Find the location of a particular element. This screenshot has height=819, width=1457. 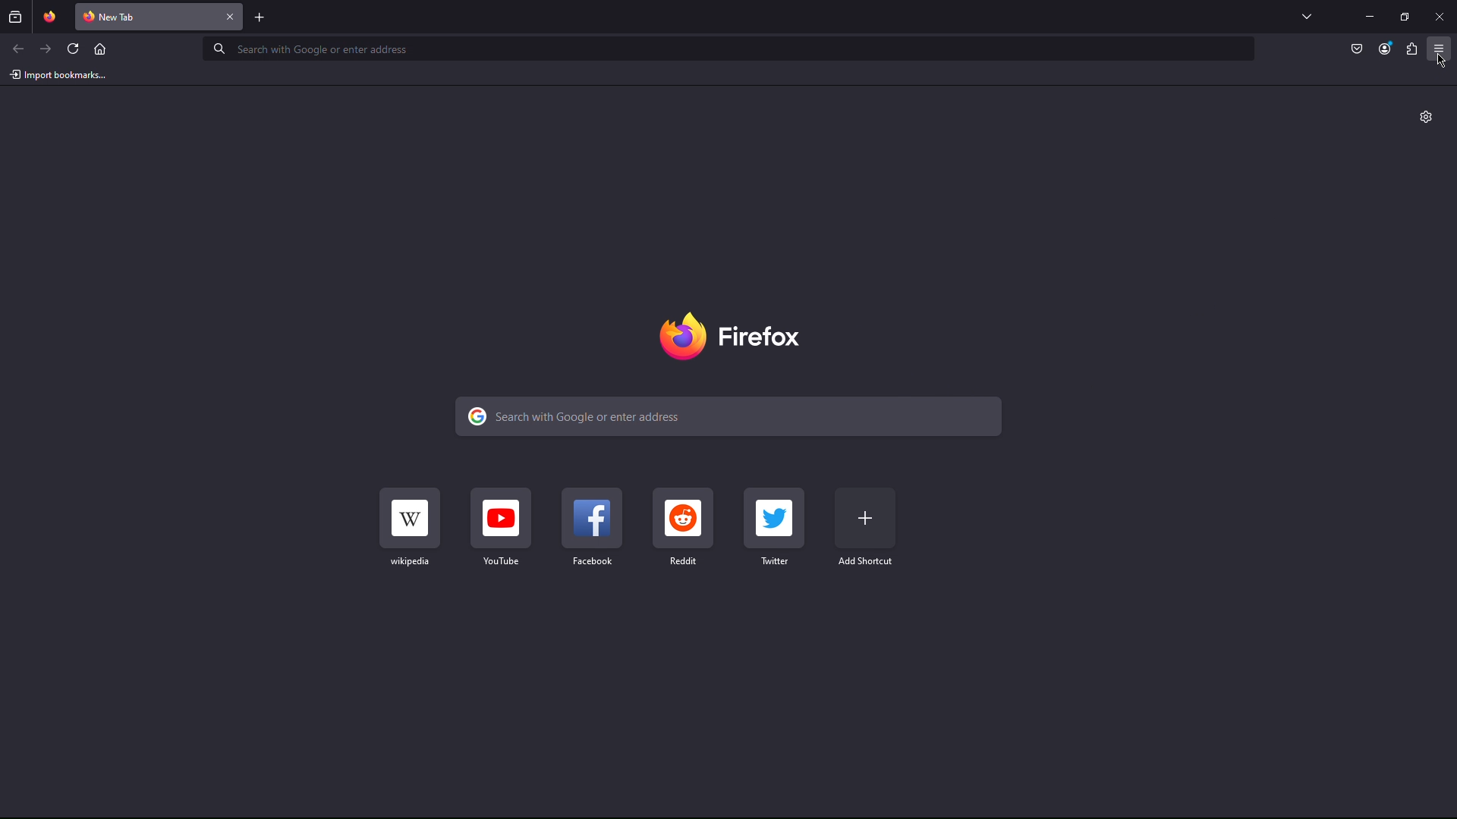

Back is located at coordinates (18, 49).